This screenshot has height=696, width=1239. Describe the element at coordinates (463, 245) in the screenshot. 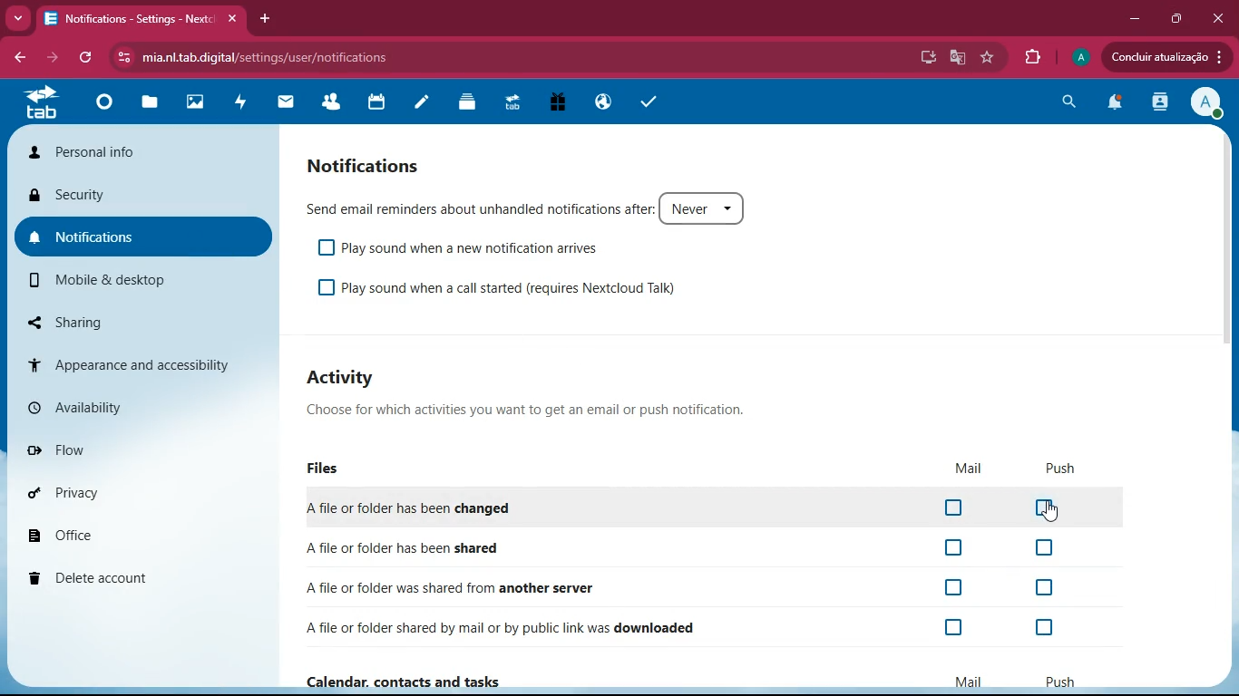

I see `play sound` at that location.